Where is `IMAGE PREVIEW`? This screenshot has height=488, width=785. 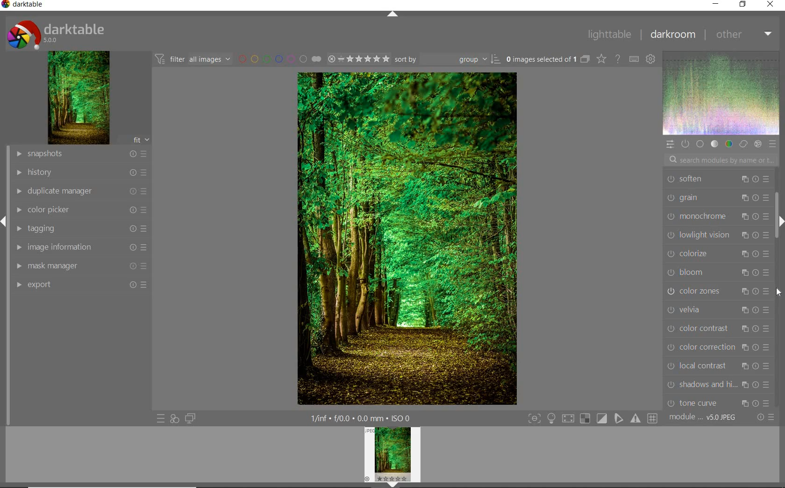 IMAGE PREVIEW is located at coordinates (392, 457).